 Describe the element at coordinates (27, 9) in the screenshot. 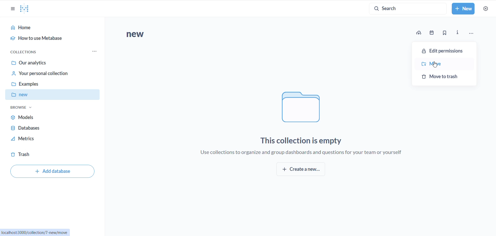

I see `LOGO` at that location.